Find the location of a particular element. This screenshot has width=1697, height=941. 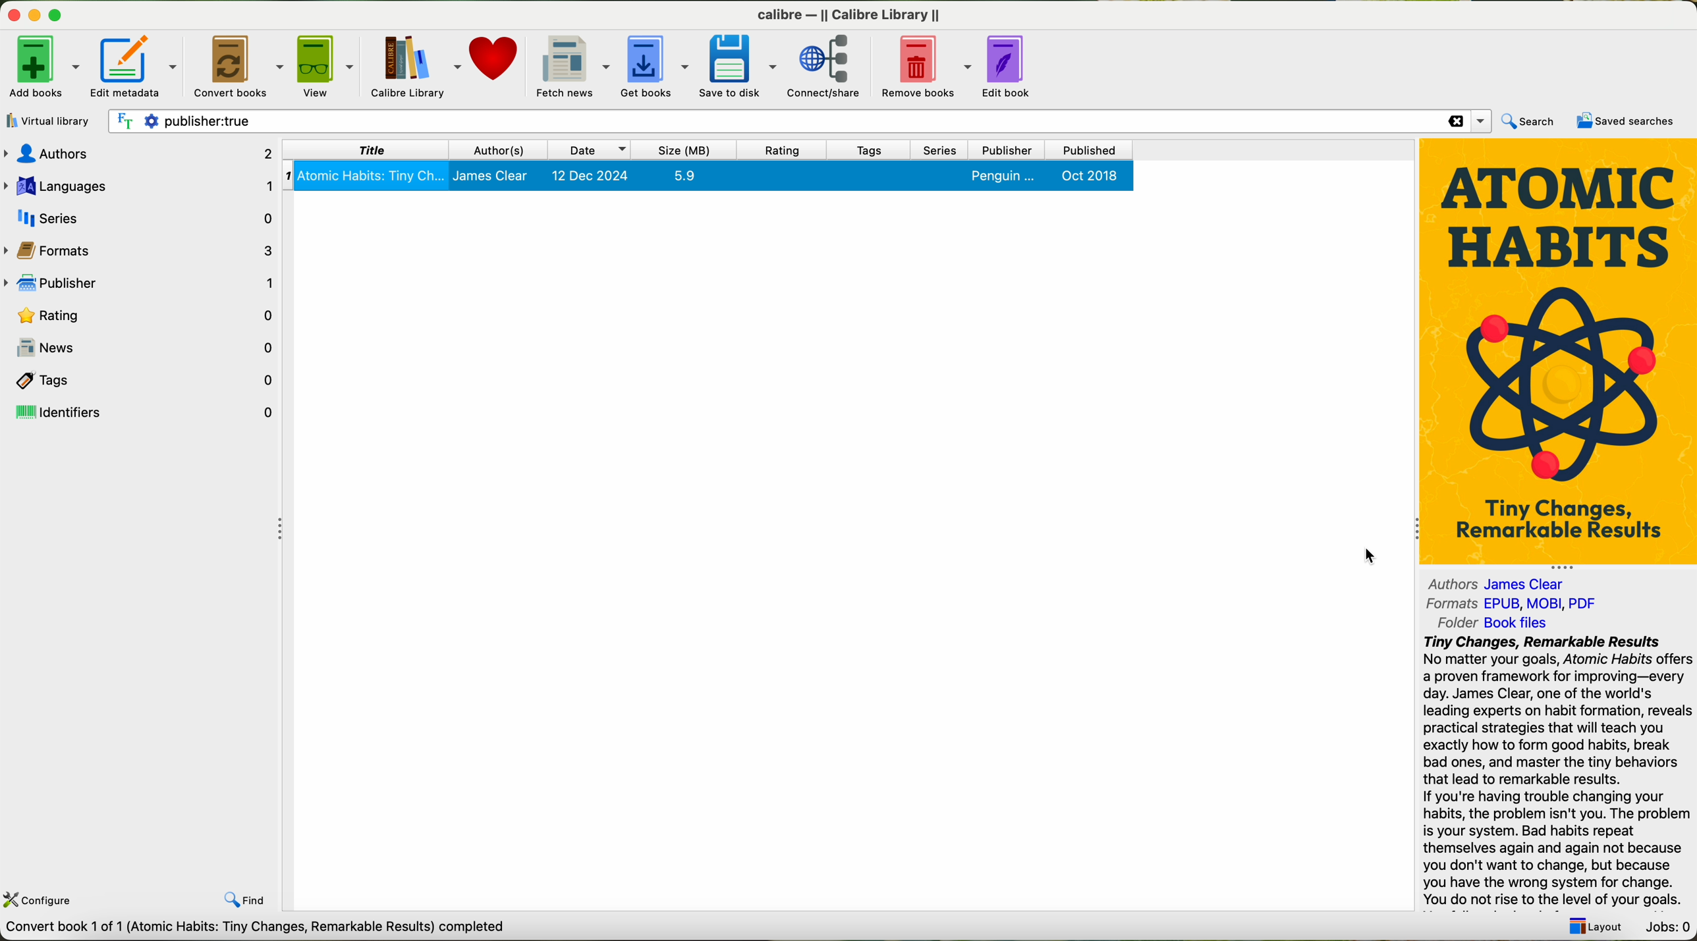

tags is located at coordinates (868, 149).